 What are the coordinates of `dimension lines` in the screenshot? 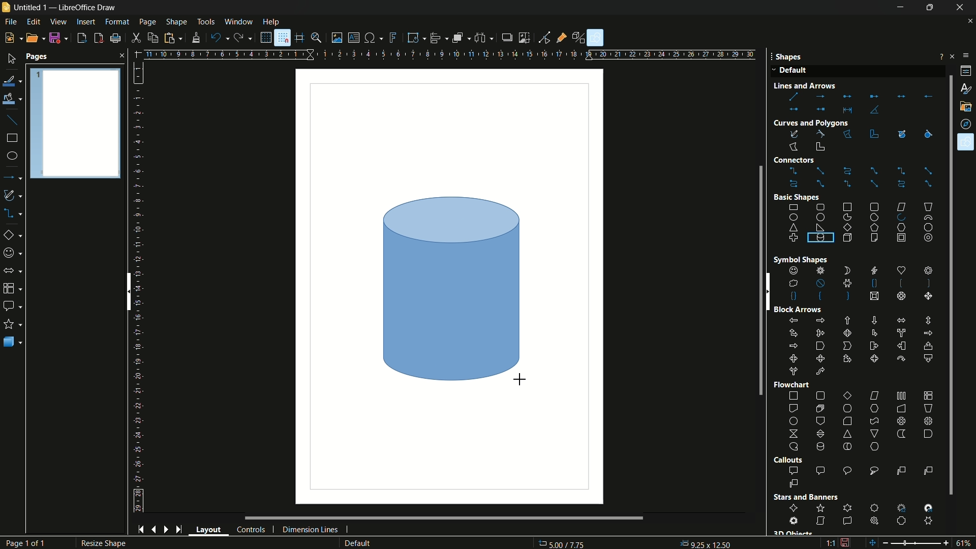 It's located at (311, 531).